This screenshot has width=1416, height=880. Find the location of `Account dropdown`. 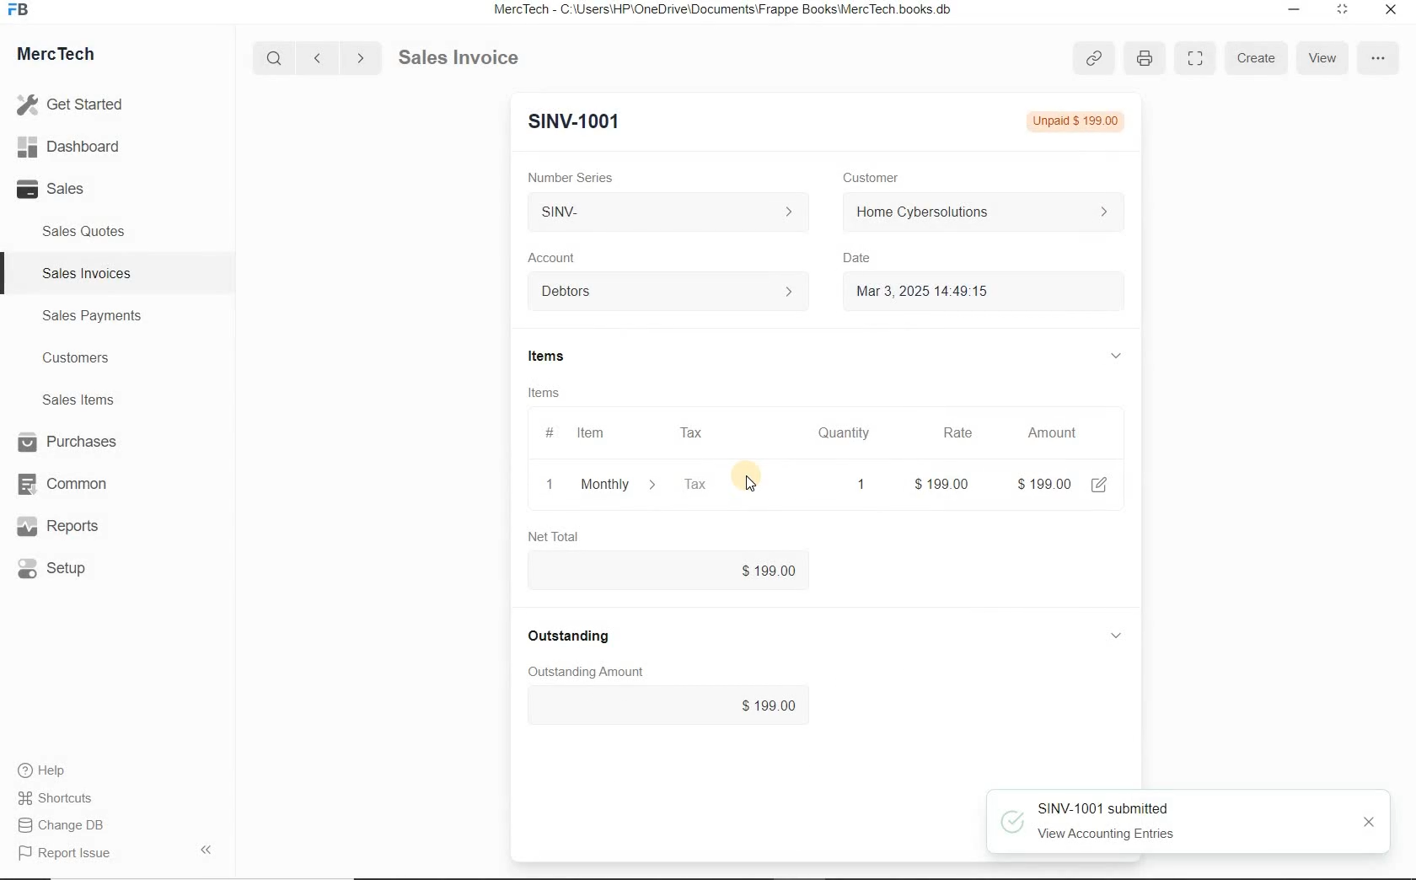

Account dropdown is located at coordinates (668, 293).